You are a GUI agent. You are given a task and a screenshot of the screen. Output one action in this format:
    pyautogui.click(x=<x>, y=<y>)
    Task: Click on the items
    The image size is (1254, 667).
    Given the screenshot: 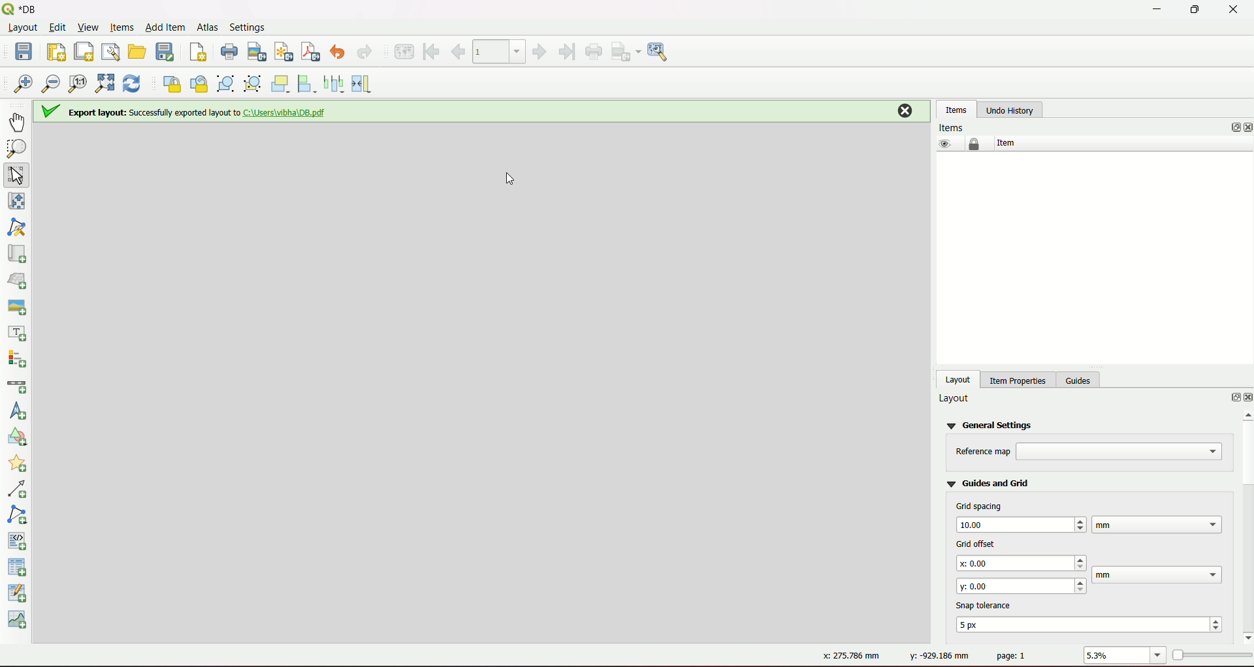 What is the action you would take?
    pyautogui.click(x=956, y=109)
    